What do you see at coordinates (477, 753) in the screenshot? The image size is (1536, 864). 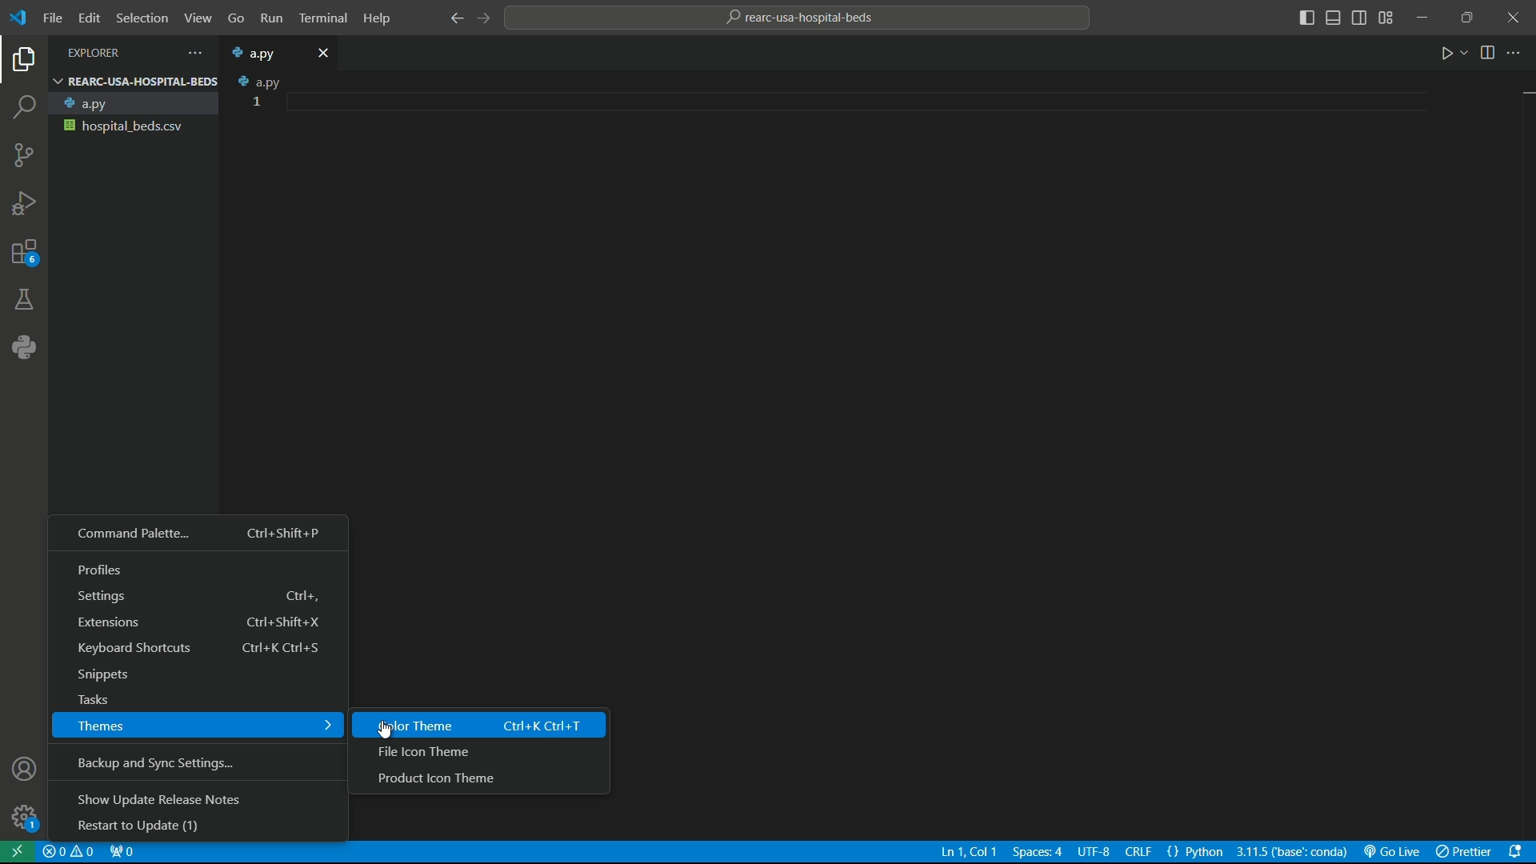 I see `file icon theme` at bounding box center [477, 753].